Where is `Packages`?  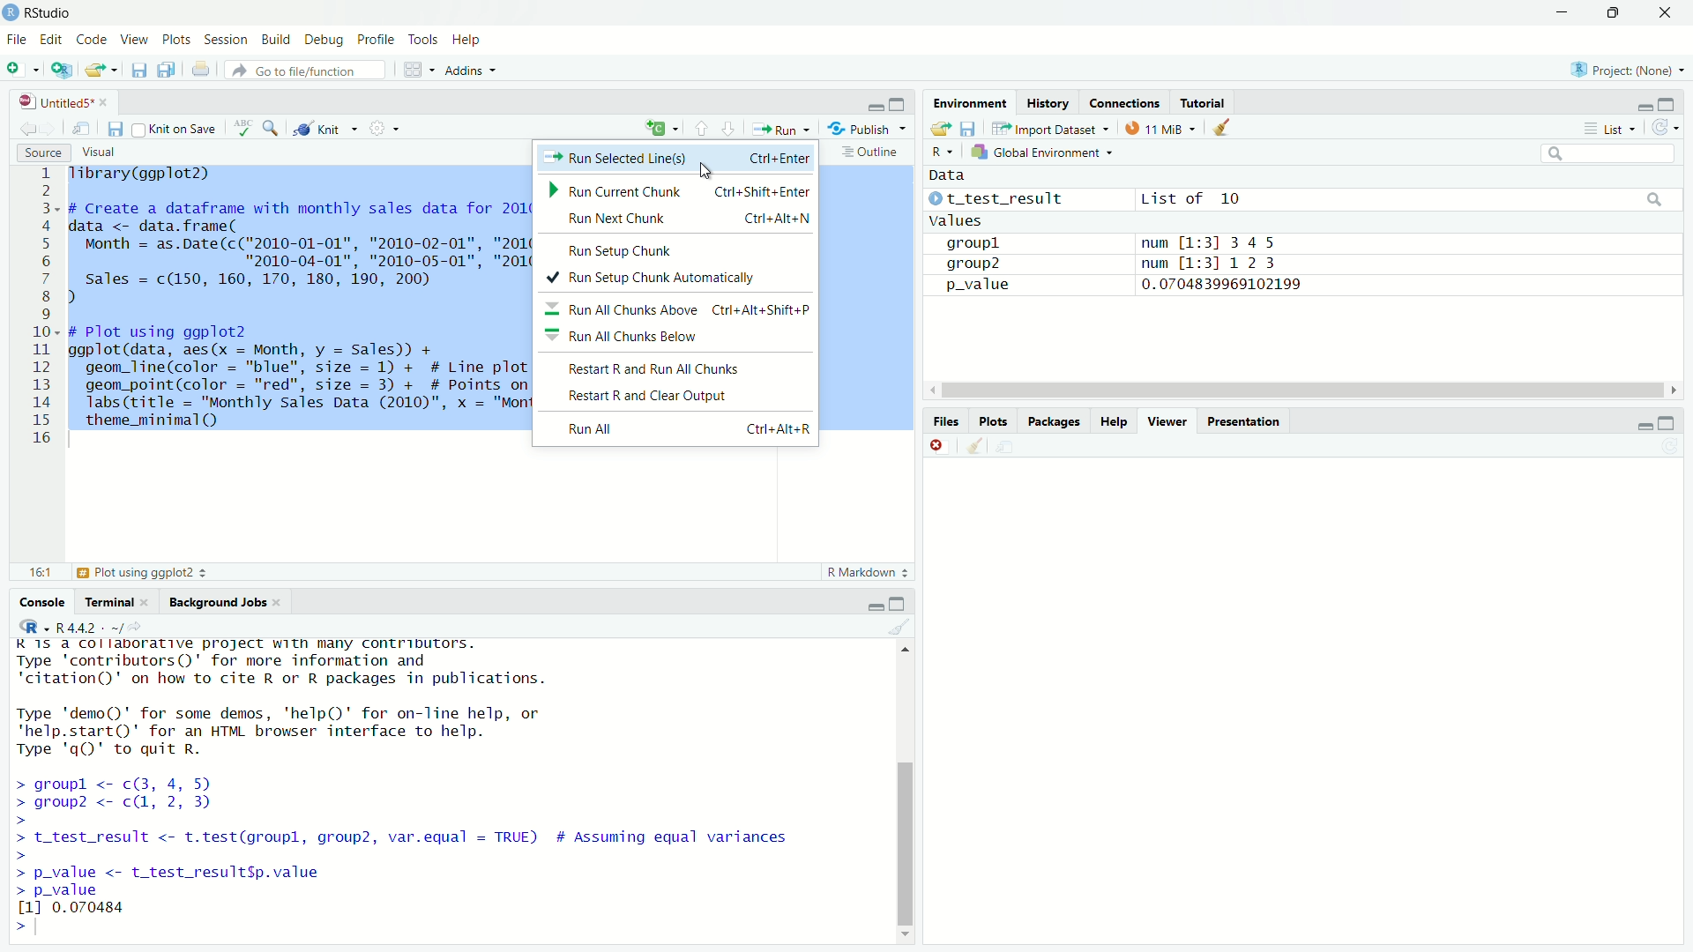
Packages is located at coordinates (1055, 420).